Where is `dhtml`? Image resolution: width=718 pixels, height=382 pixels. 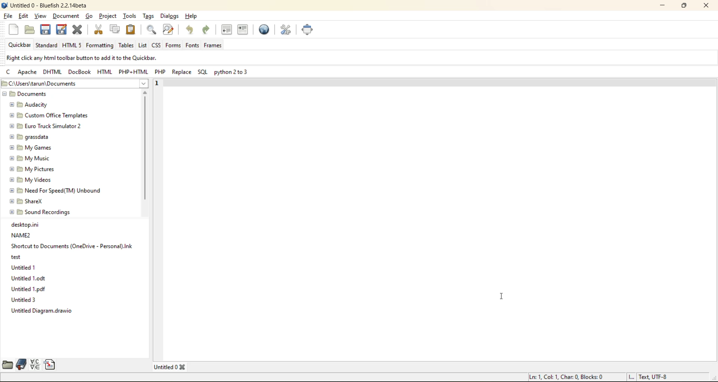
dhtml is located at coordinates (52, 73).